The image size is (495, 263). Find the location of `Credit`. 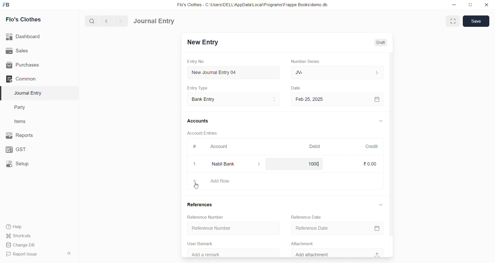

Credit is located at coordinates (372, 146).